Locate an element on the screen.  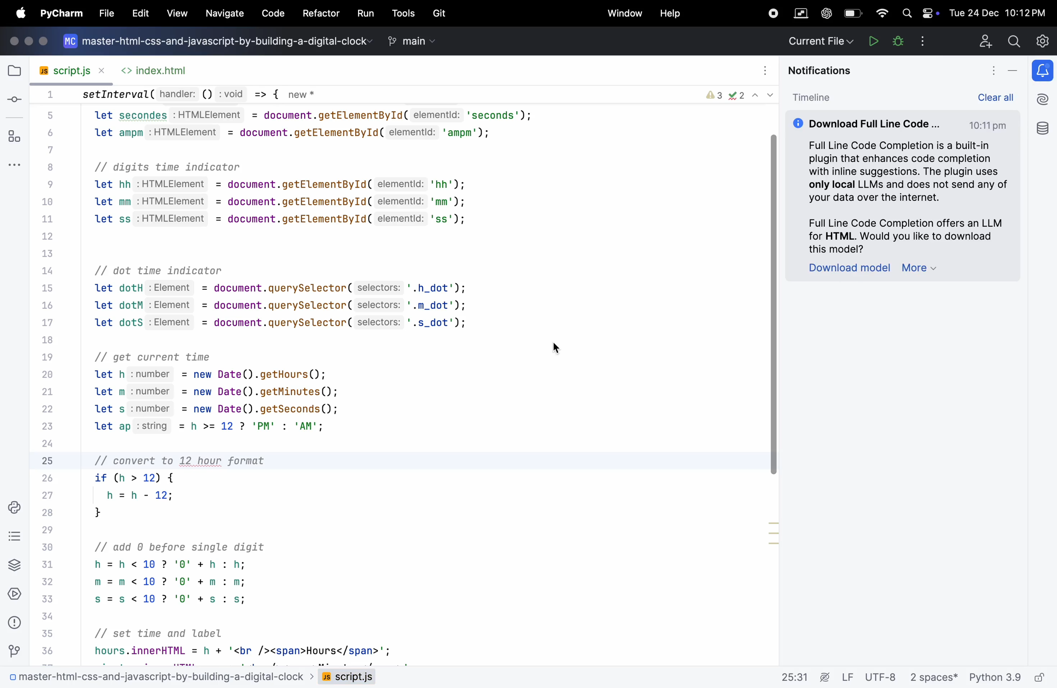
 master-html-css-and-javascript-by-building-a-digital-clock is located at coordinates (158, 678).